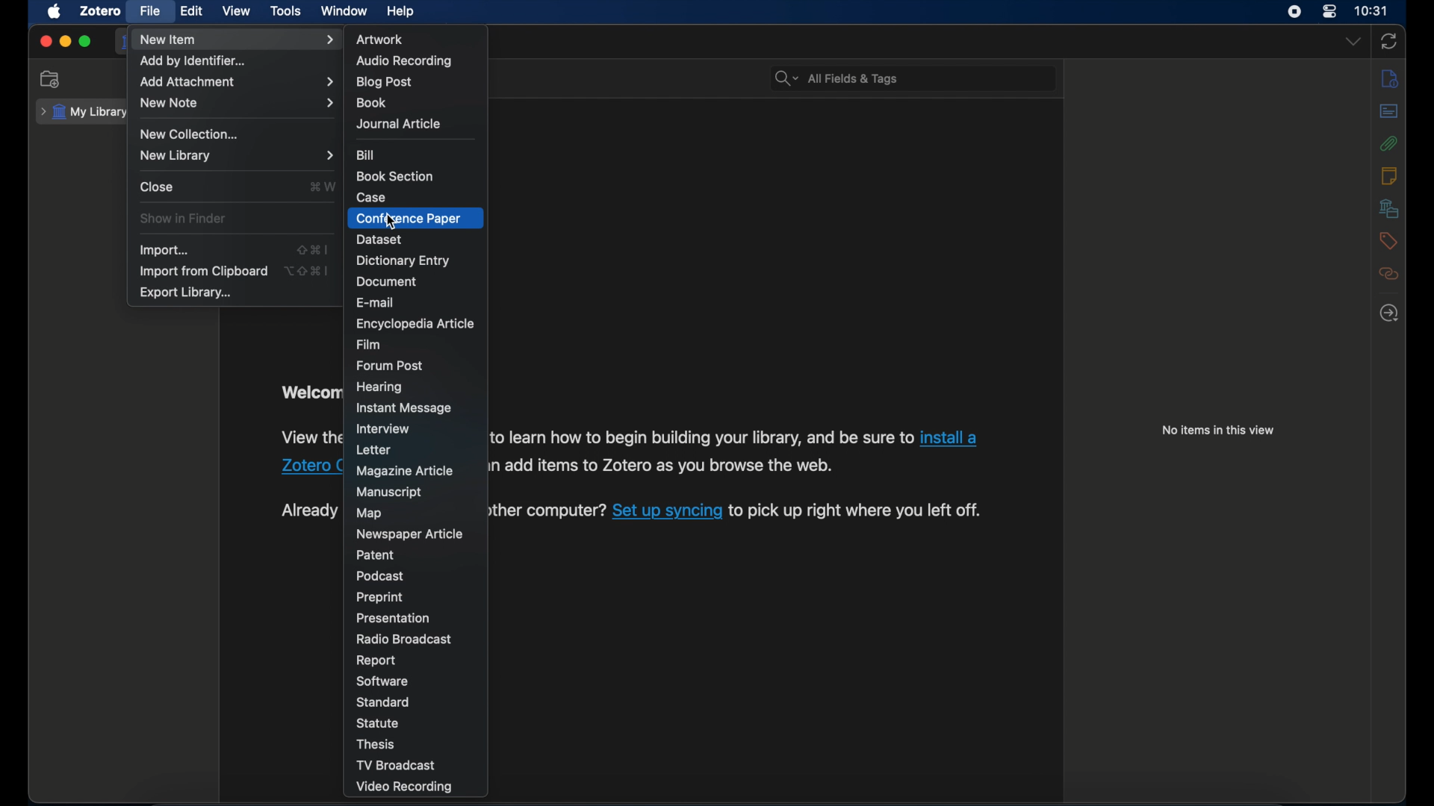 This screenshot has height=806, width=1434. Describe the element at coordinates (102, 11) in the screenshot. I see `zotero` at that location.